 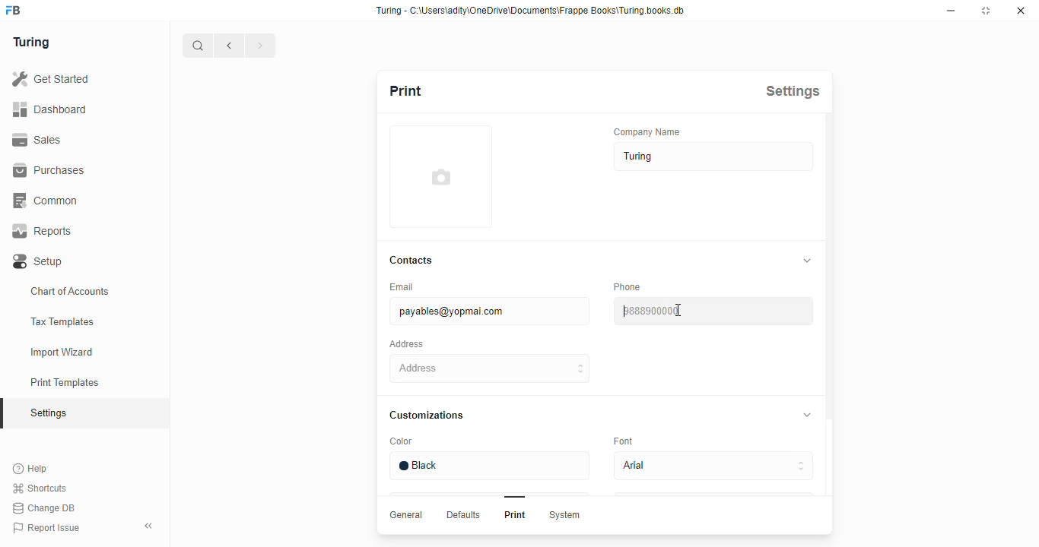 What do you see at coordinates (1023, 12) in the screenshot?
I see `close` at bounding box center [1023, 12].